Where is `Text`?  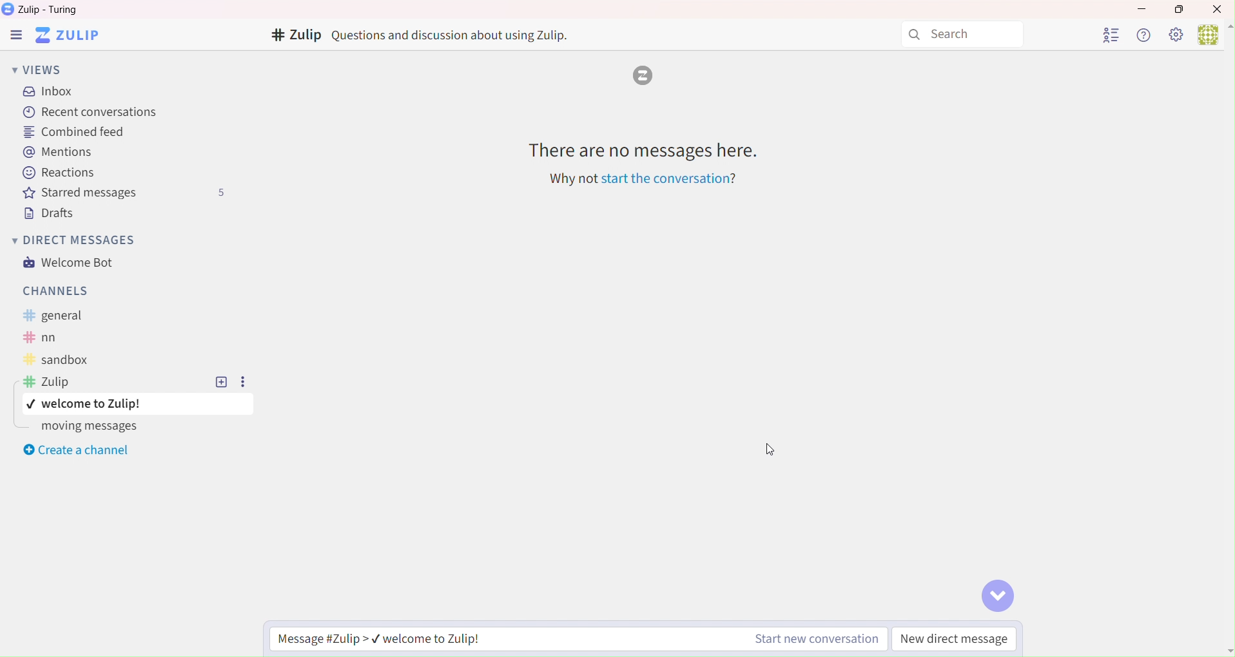 Text is located at coordinates (573, 178).